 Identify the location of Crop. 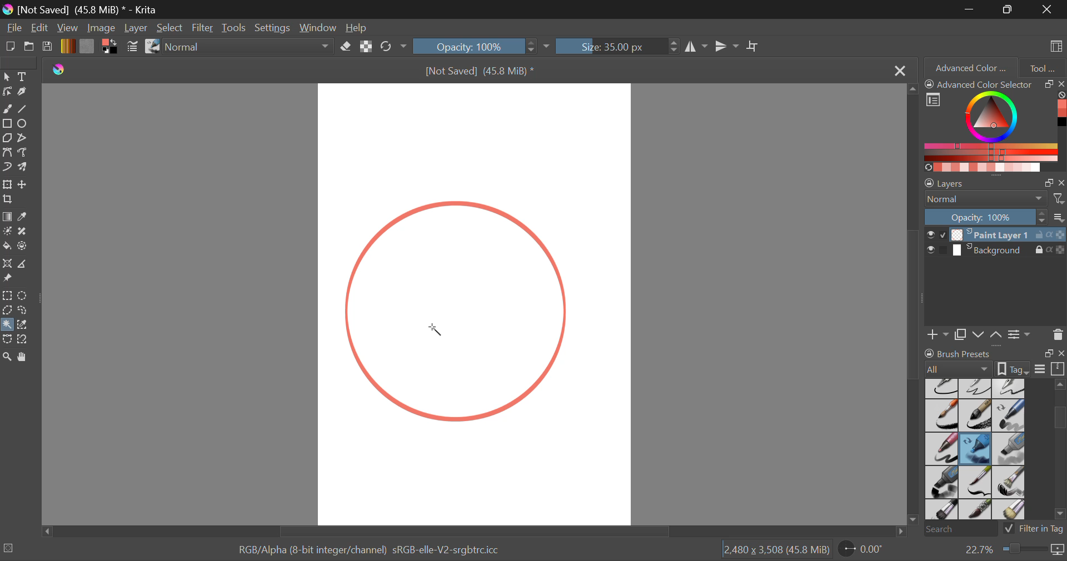
(754, 47).